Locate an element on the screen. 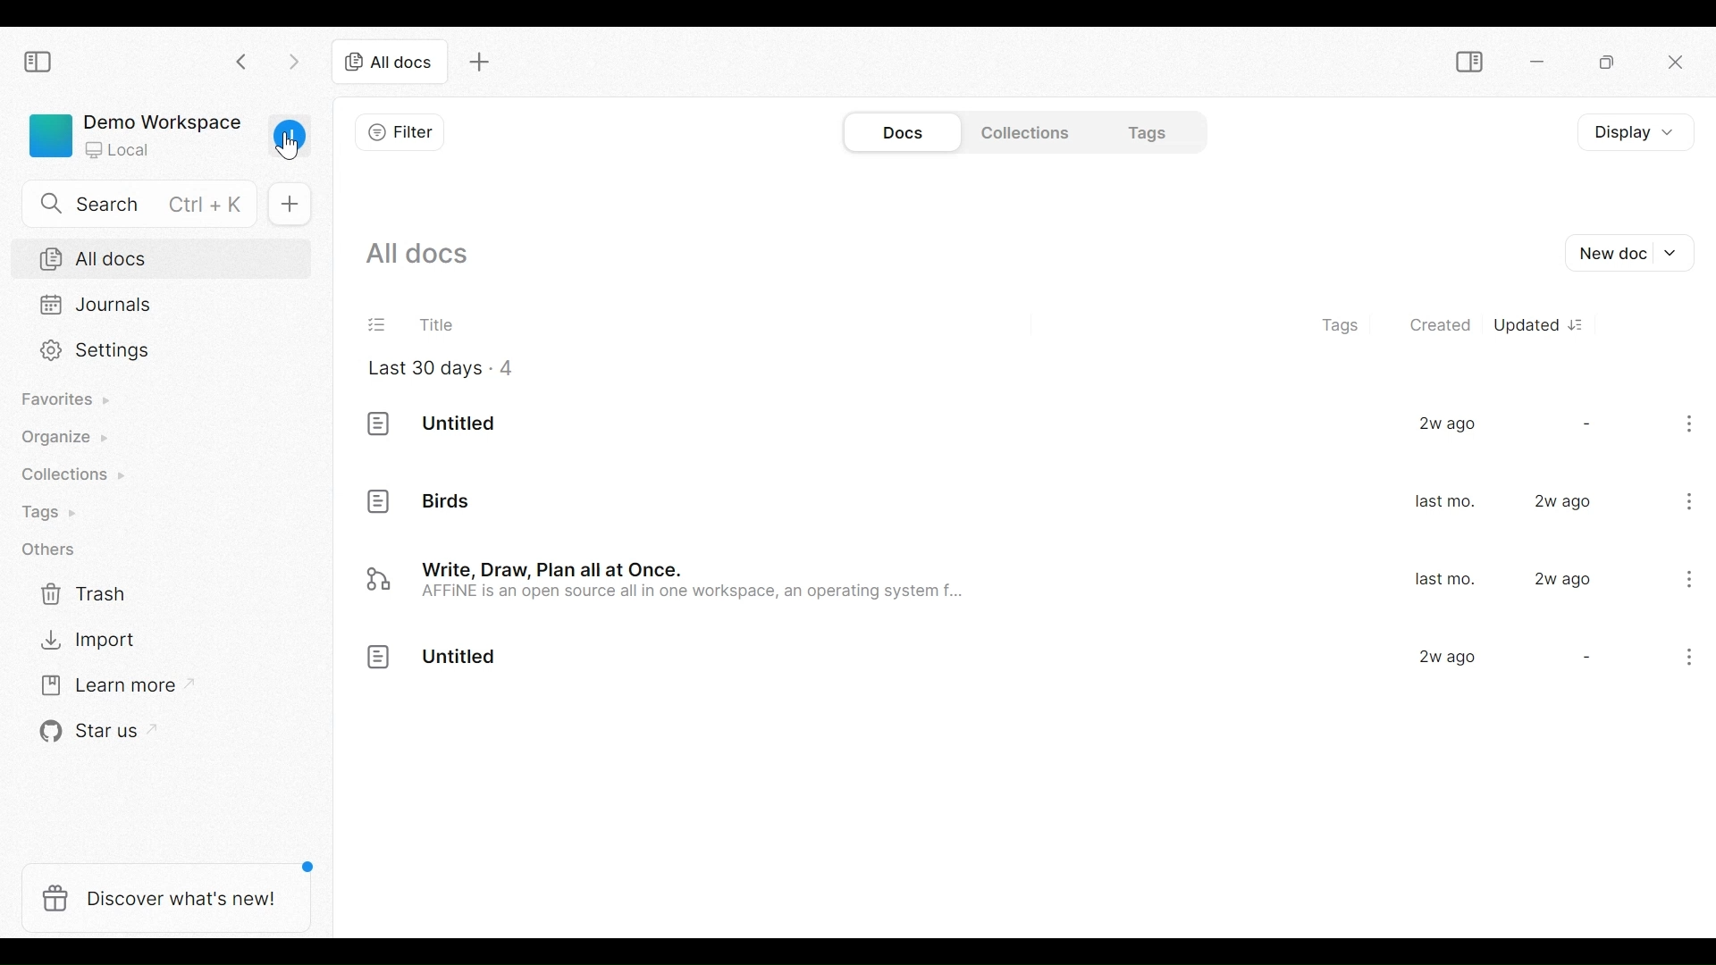 The image size is (1716, 965). Import is located at coordinates (81, 642).